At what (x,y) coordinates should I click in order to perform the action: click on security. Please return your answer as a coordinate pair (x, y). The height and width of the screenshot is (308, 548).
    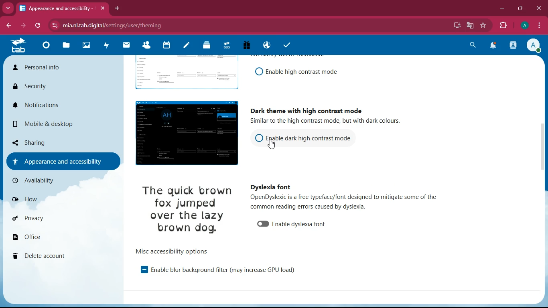
    Looking at the image, I should click on (55, 87).